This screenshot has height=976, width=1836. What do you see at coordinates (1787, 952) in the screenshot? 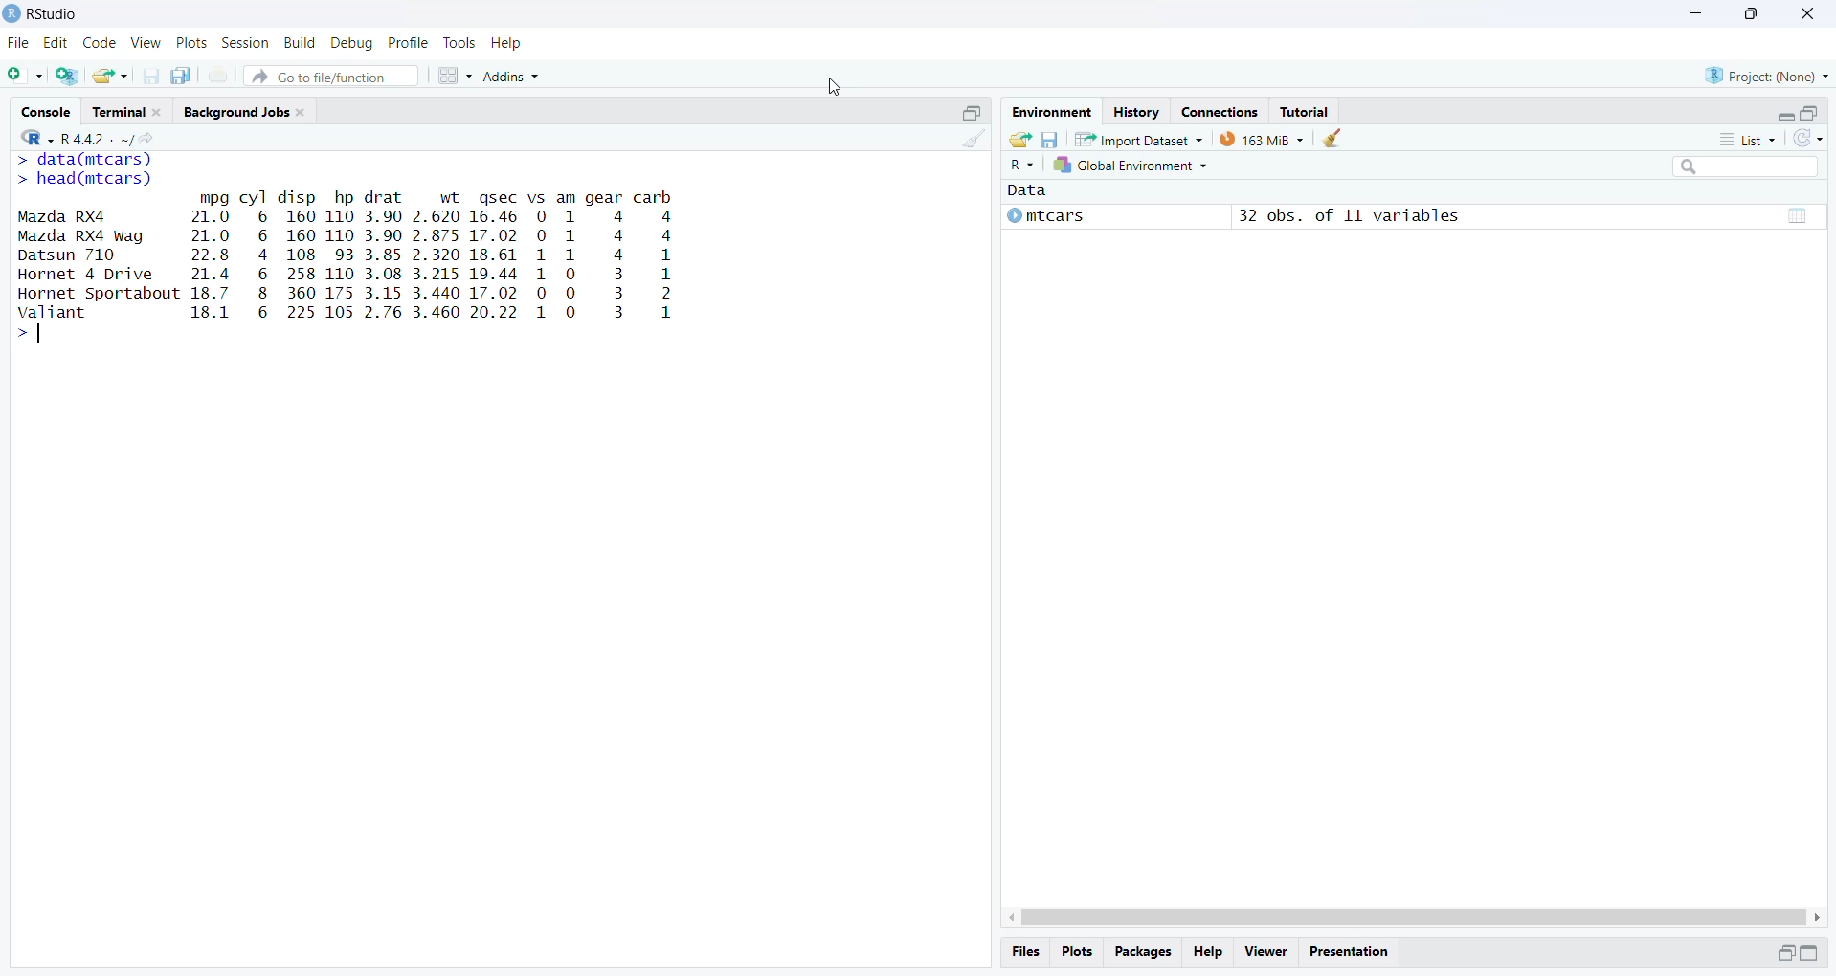
I see `open in separate window` at bounding box center [1787, 952].